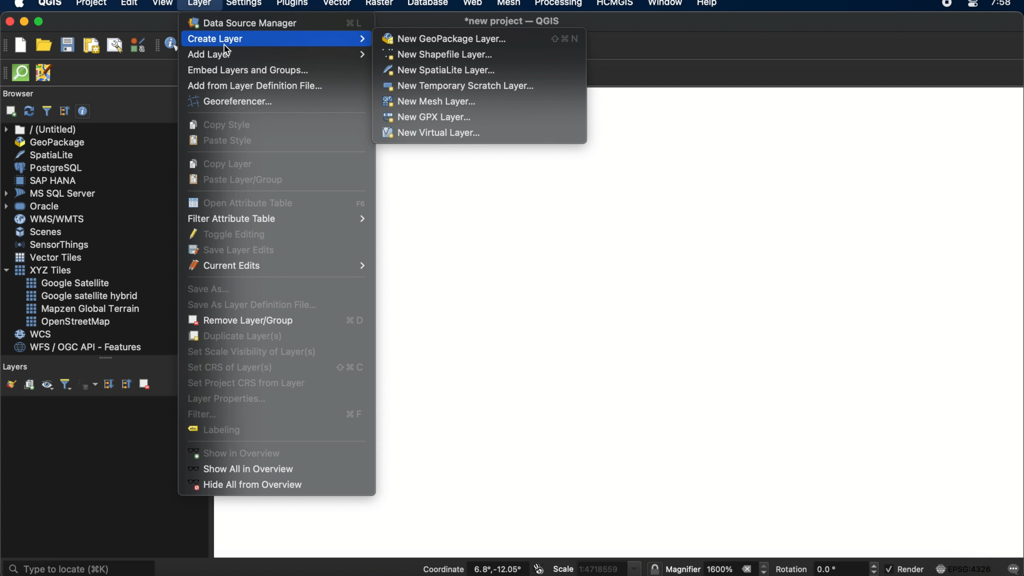 The image size is (1024, 576). Describe the element at coordinates (9, 22) in the screenshot. I see `close` at that location.